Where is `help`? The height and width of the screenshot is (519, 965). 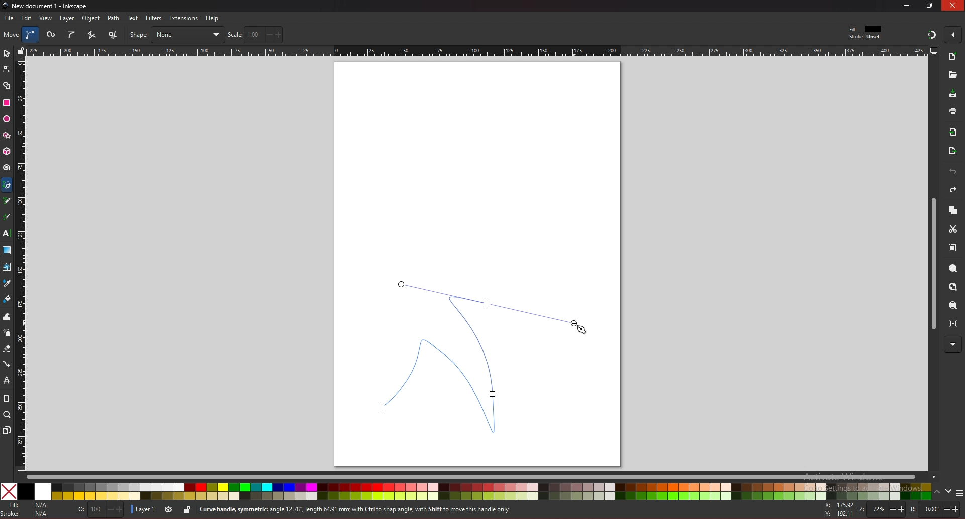 help is located at coordinates (213, 18).